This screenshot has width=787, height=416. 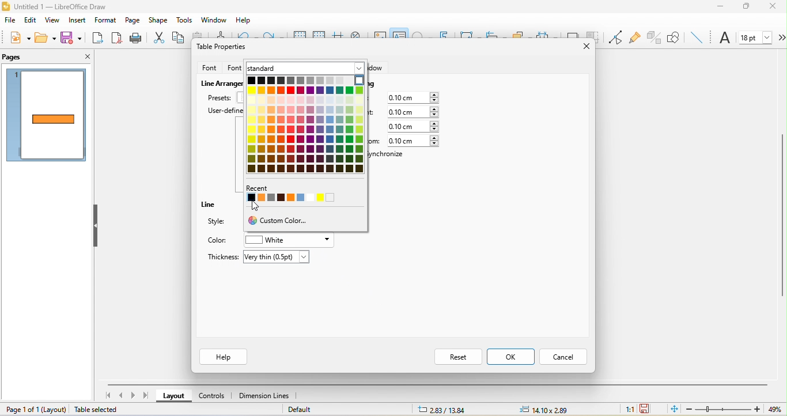 I want to click on zoom, so click(x=722, y=410).